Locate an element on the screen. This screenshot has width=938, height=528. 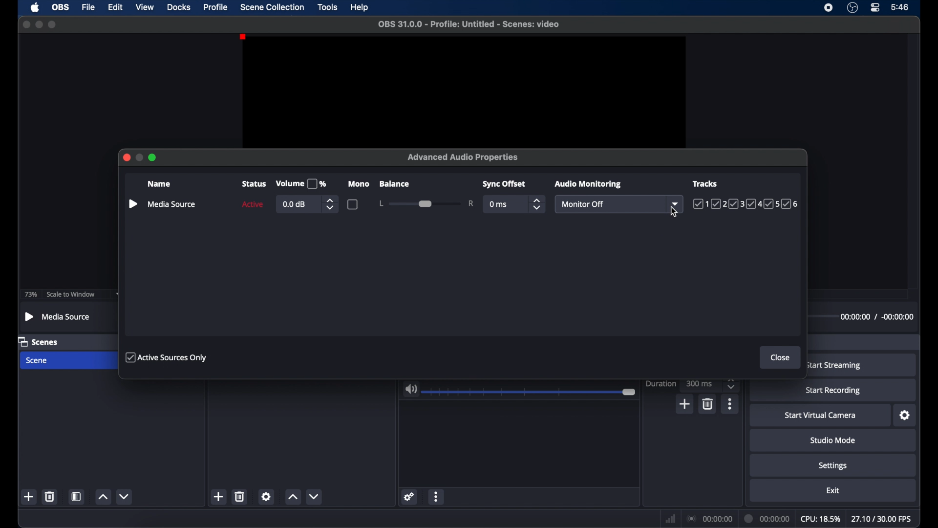
monitor off is located at coordinates (584, 204).